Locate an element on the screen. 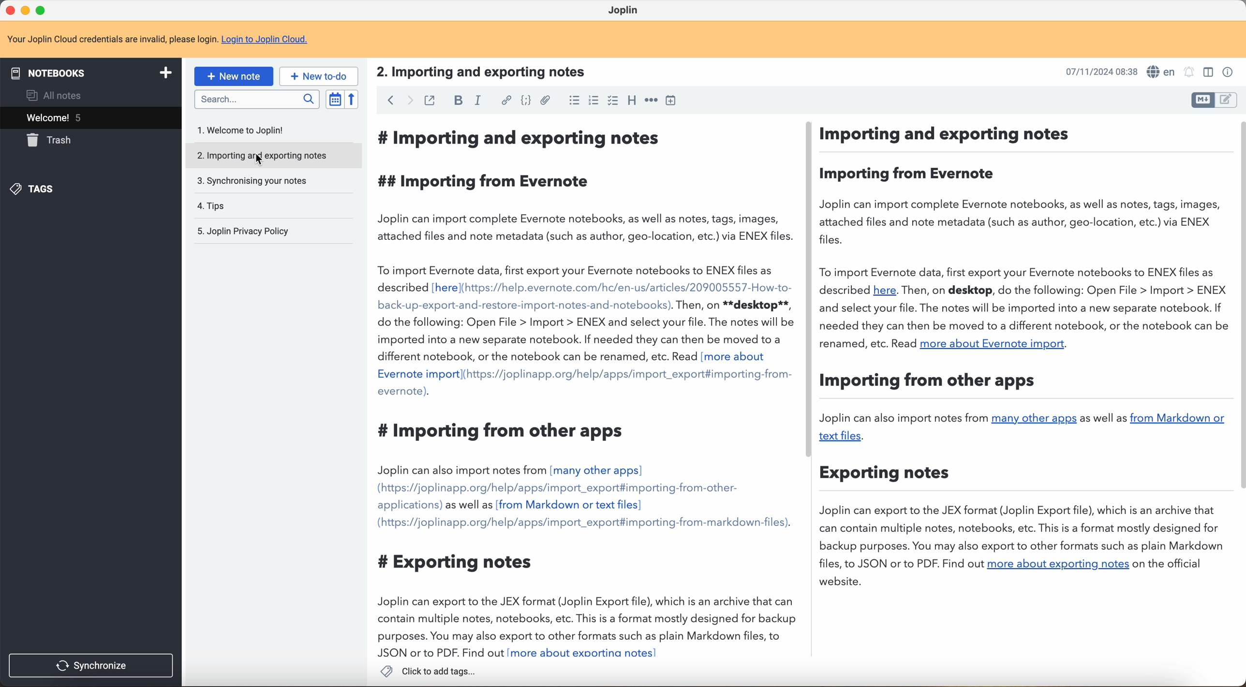 This screenshot has width=1246, height=687. reverse sort order is located at coordinates (351, 100).